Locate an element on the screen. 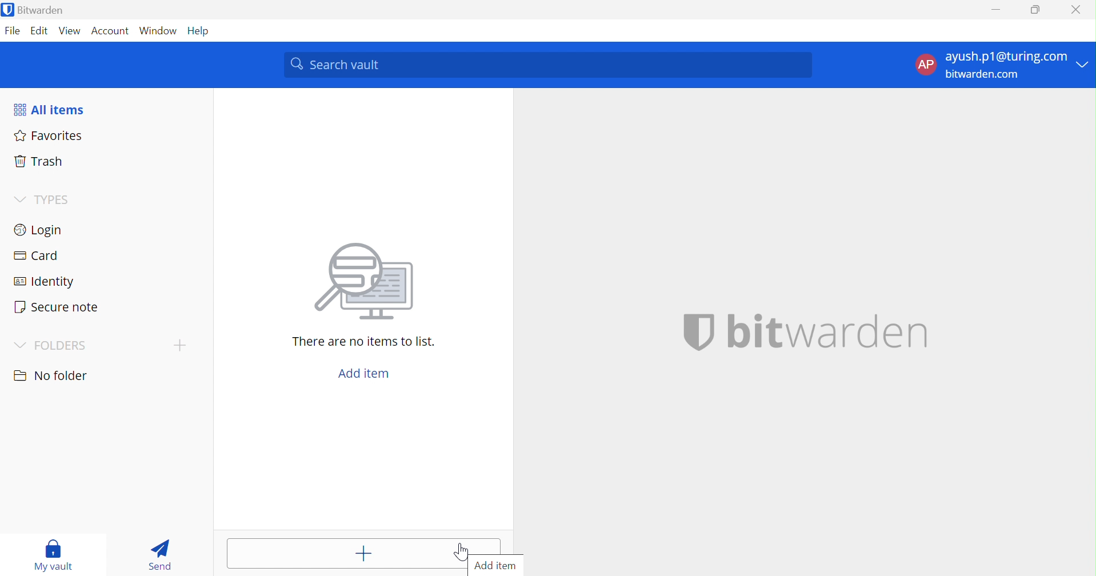 This screenshot has height=576, width=1096. Add item is located at coordinates (365, 374).